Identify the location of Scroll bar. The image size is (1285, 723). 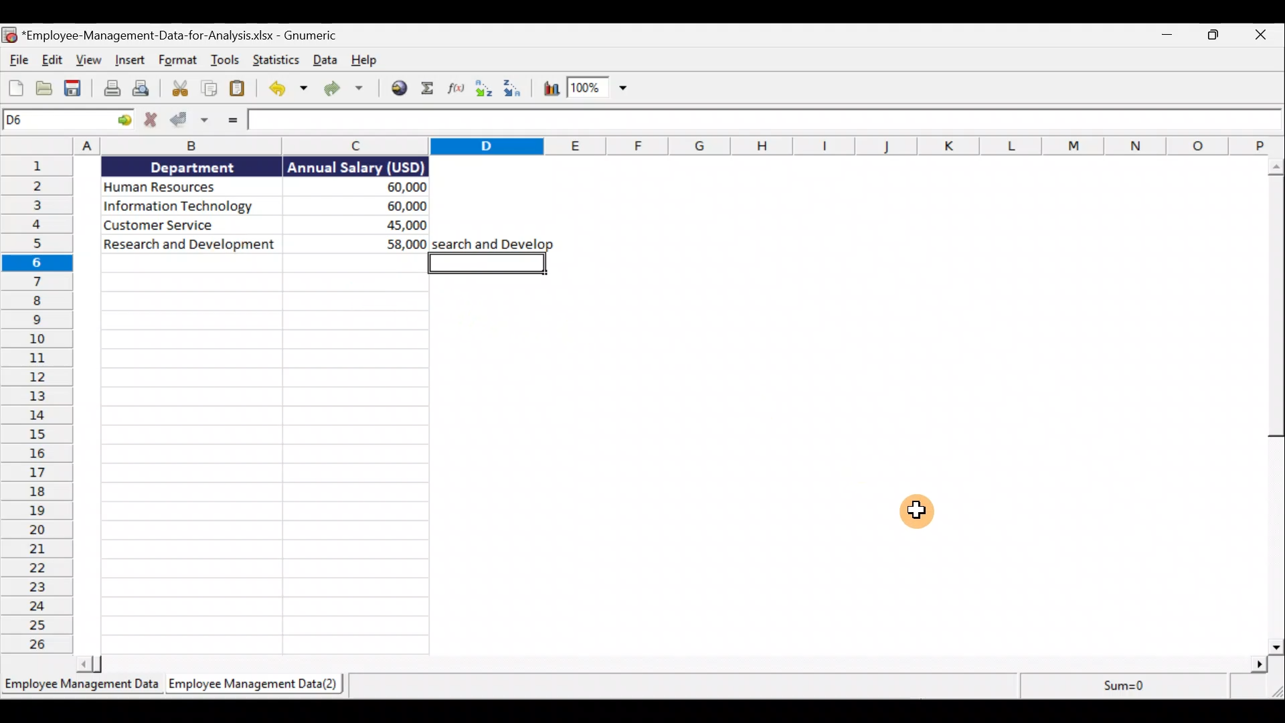
(1270, 404).